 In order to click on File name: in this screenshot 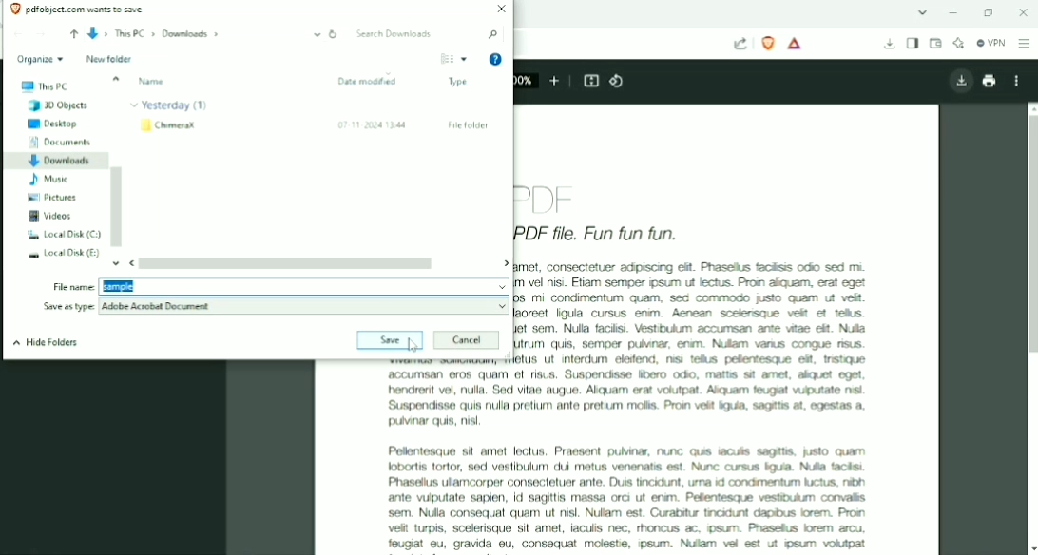, I will do `click(70, 287)`.